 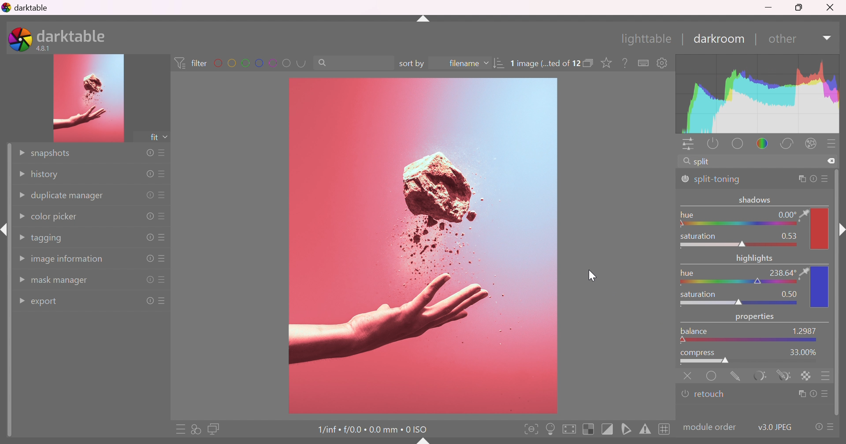 I want to click on properties, so click(x=757, y=316).